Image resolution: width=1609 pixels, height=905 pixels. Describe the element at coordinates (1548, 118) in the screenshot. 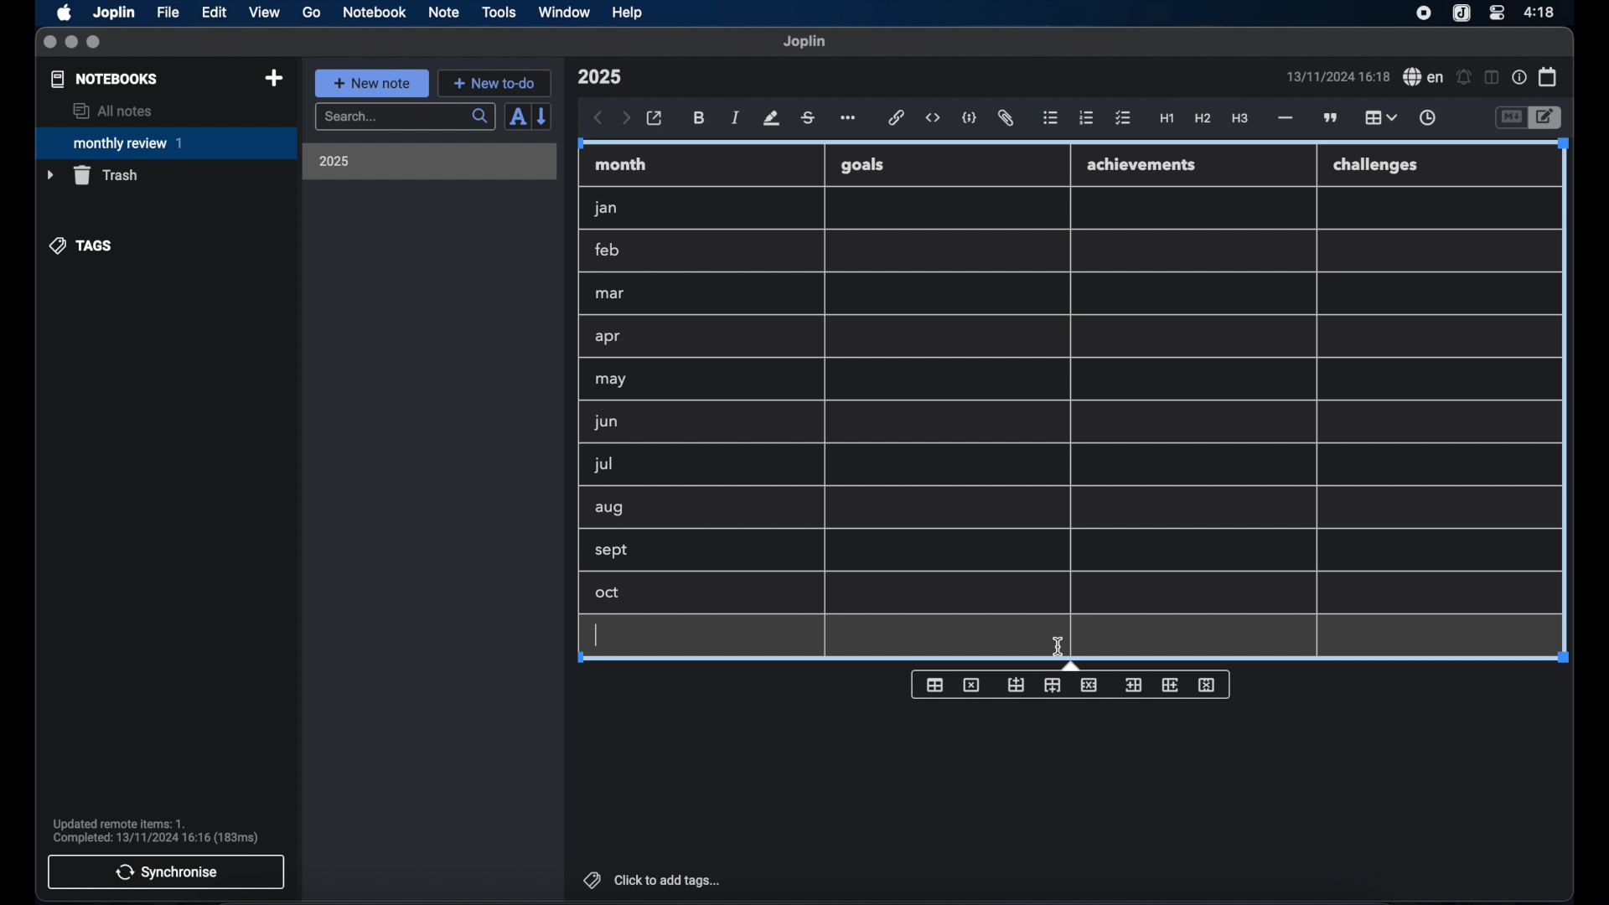

I see `toggle editor` at that location.